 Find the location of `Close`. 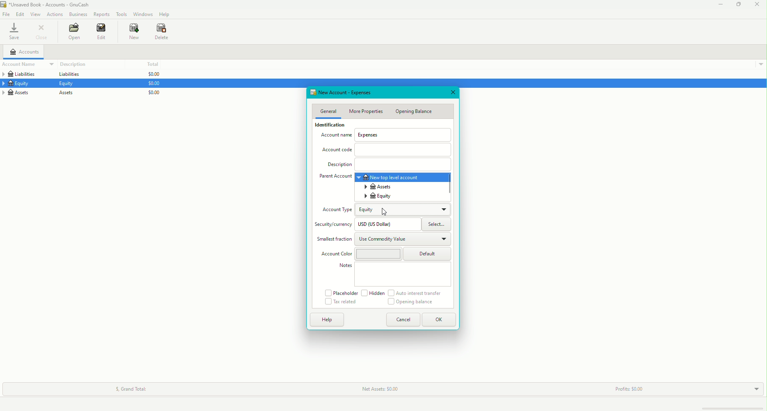

Close is located at coordinates (42, 32).